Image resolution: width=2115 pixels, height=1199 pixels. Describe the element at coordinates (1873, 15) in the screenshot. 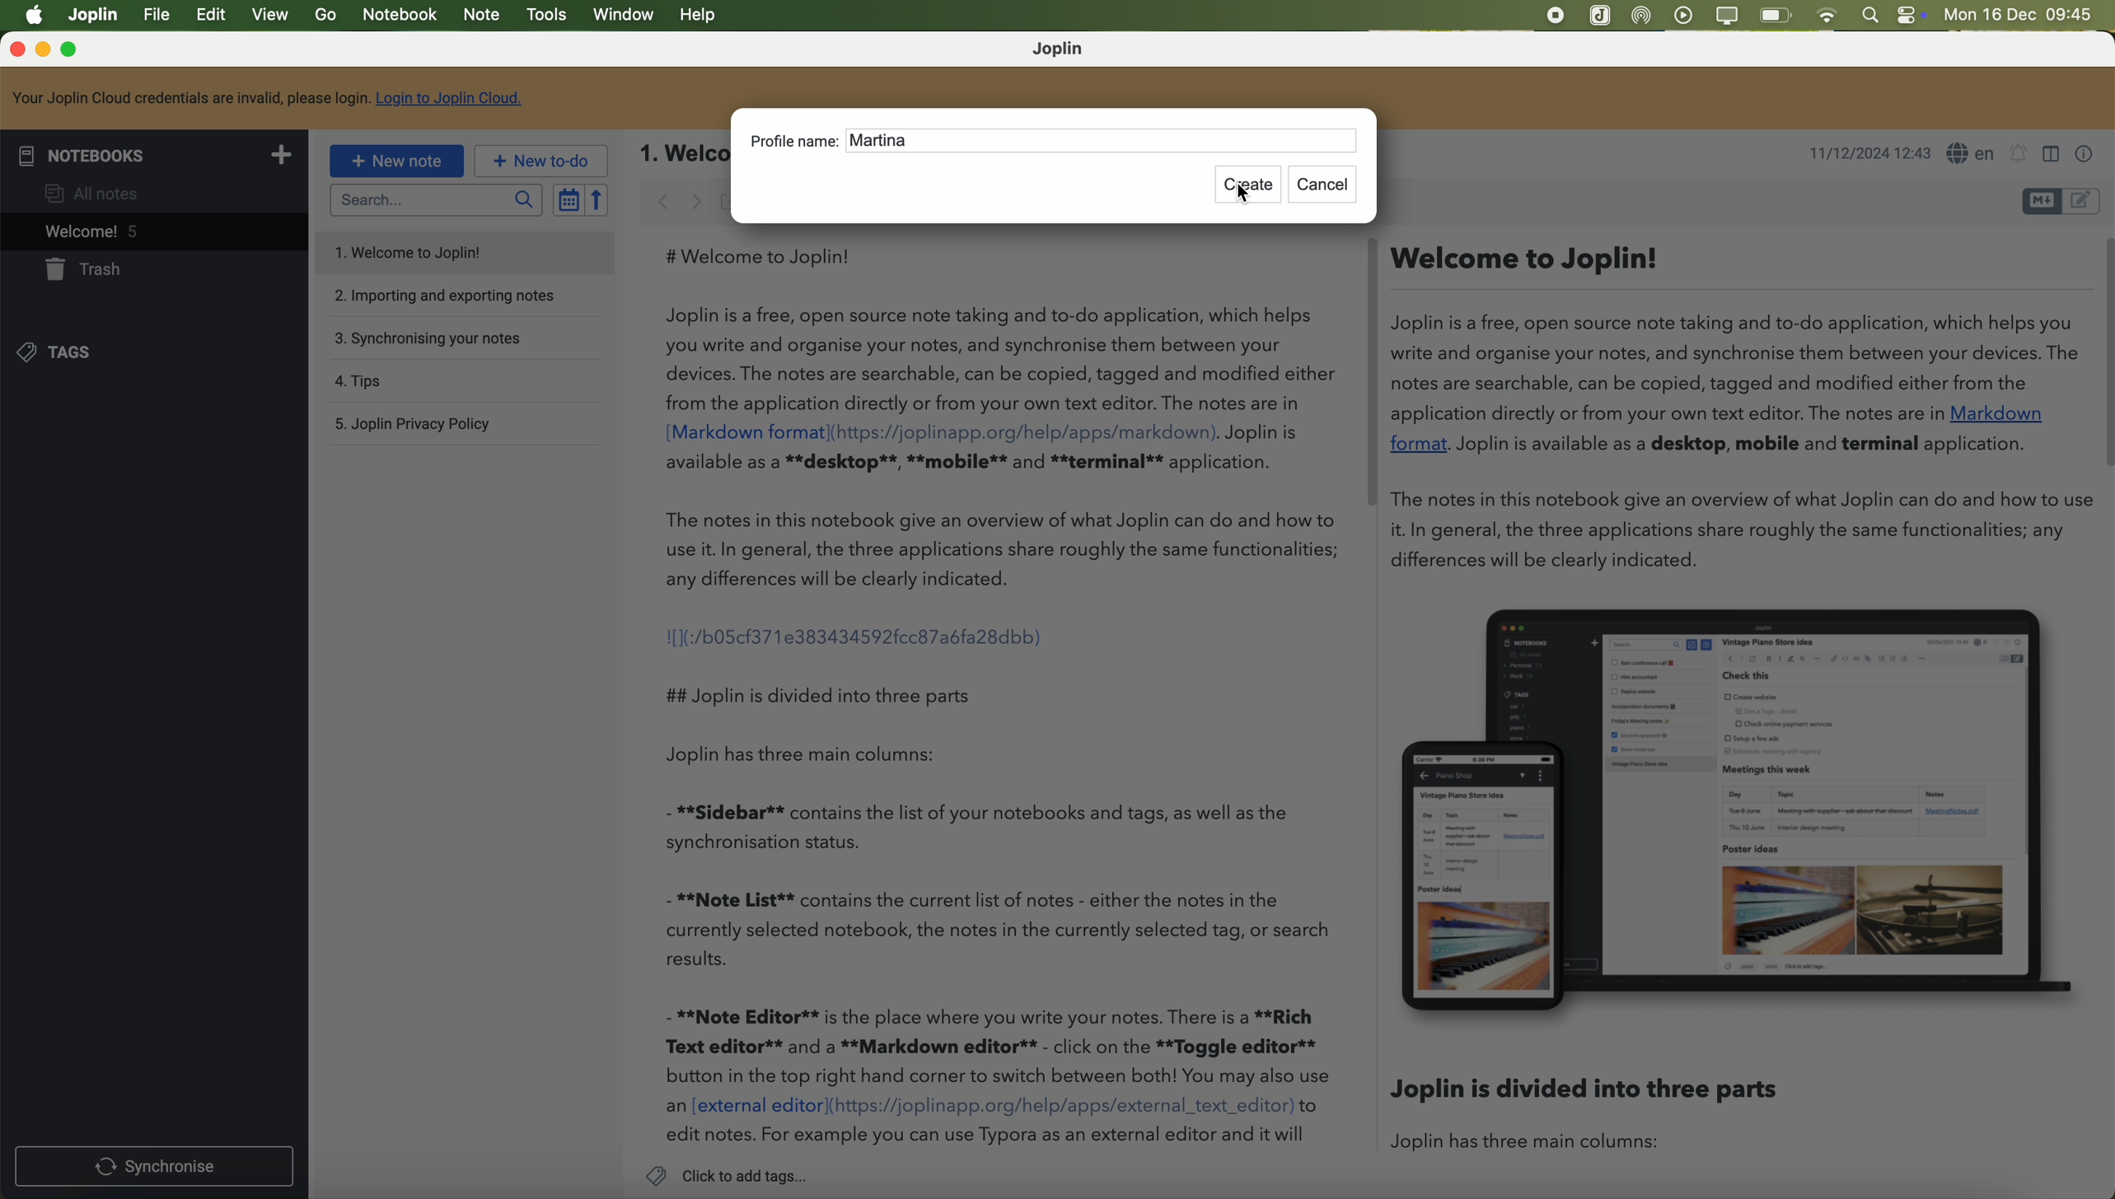

I see `spotlight search` at that location.